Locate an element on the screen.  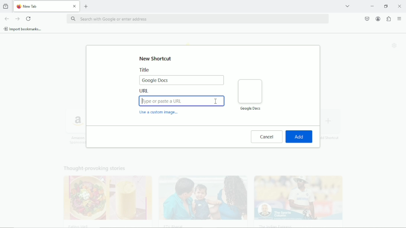
Use a custom image is located at coordinates (159, 113).